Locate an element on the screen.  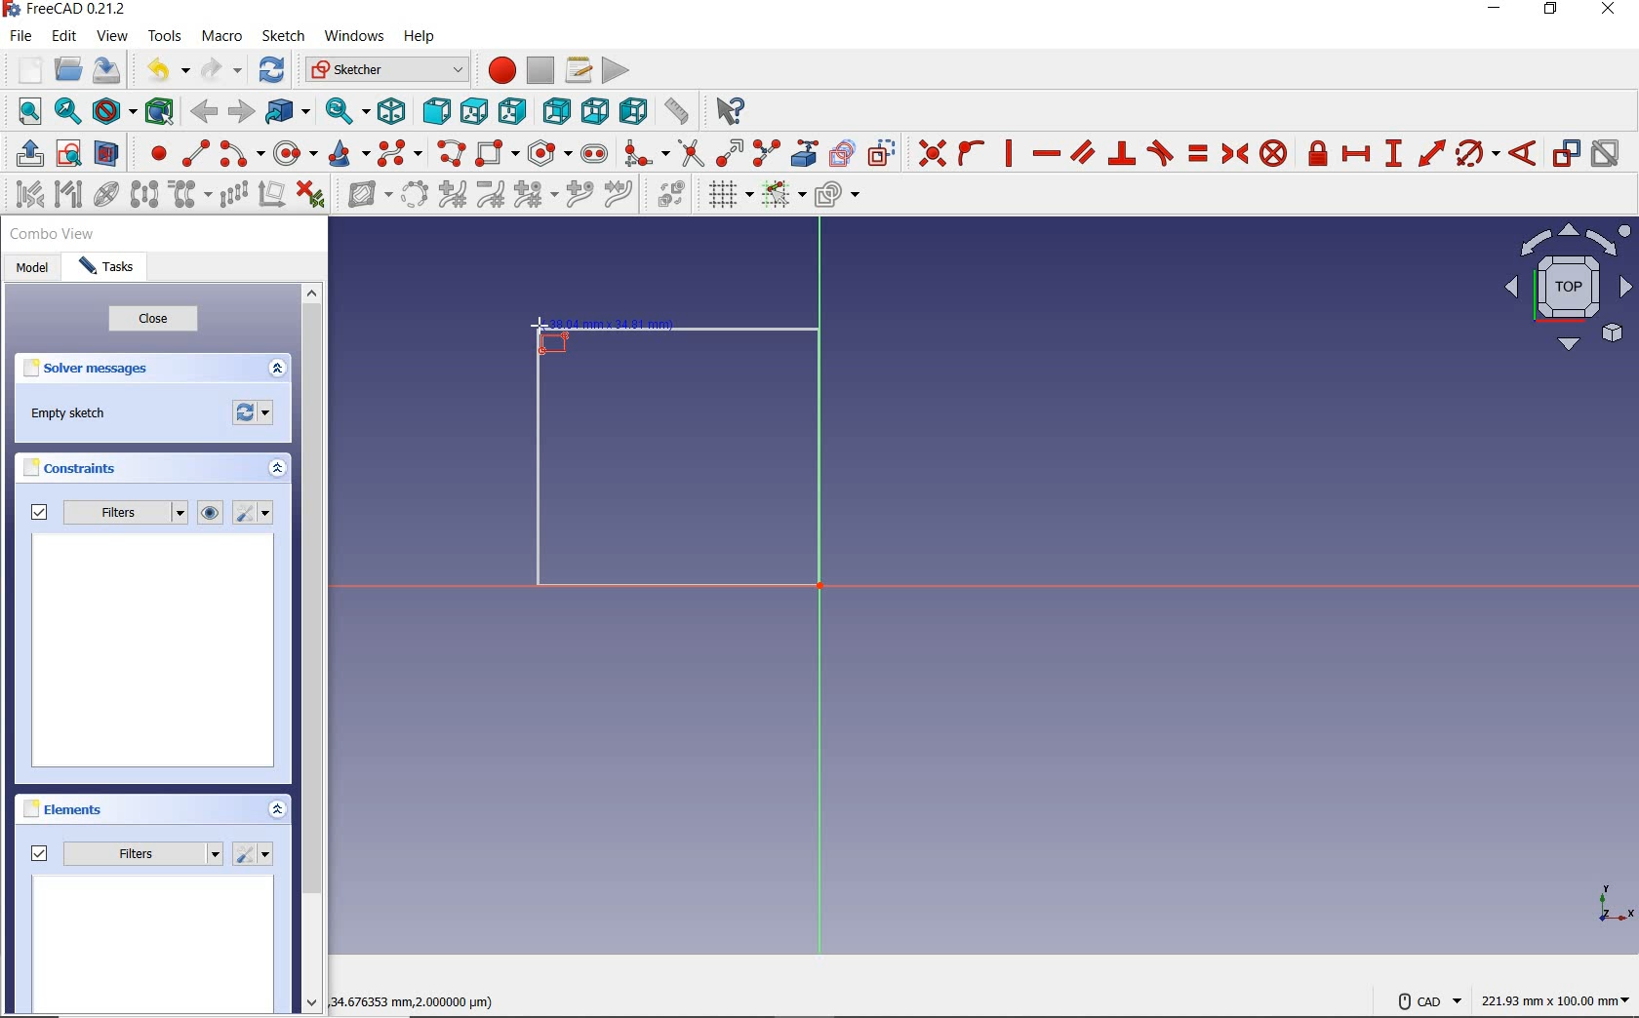
got to linked object is located at coordinates (289, 114).